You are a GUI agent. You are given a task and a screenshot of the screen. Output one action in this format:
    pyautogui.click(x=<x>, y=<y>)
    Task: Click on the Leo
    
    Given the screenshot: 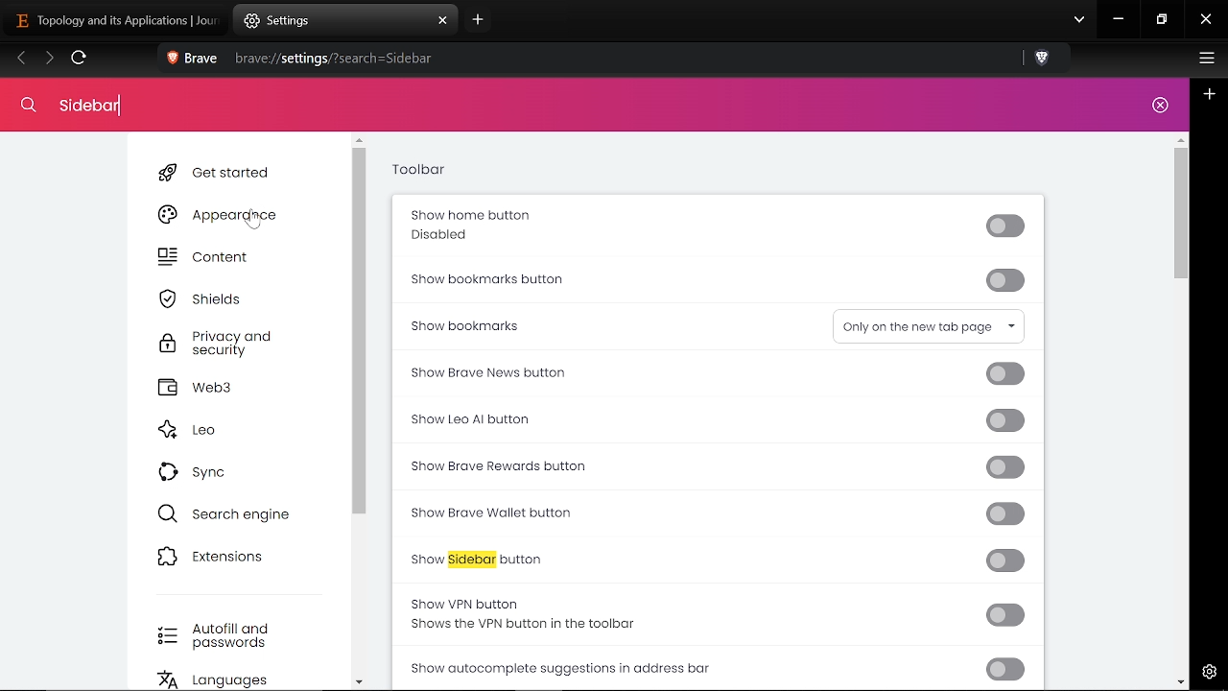 What is the action you would take?
    pyautogui.click(x=217, y=431)
    